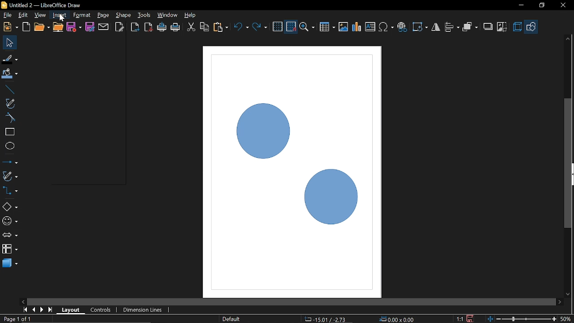 The width and height of the screenshot is (574, 323). What do you see at coordinates (149, 28) in the screenshot?
I see `Export directly as pdf` at bounding box center [149, 28].